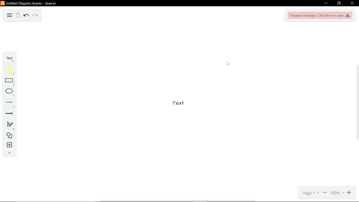 The height and width of the screenshot is (202, 359). What do you see at coordinates (8, 93) in the screenshot?
I see `Ellipse` at bounding box center [8, 93].